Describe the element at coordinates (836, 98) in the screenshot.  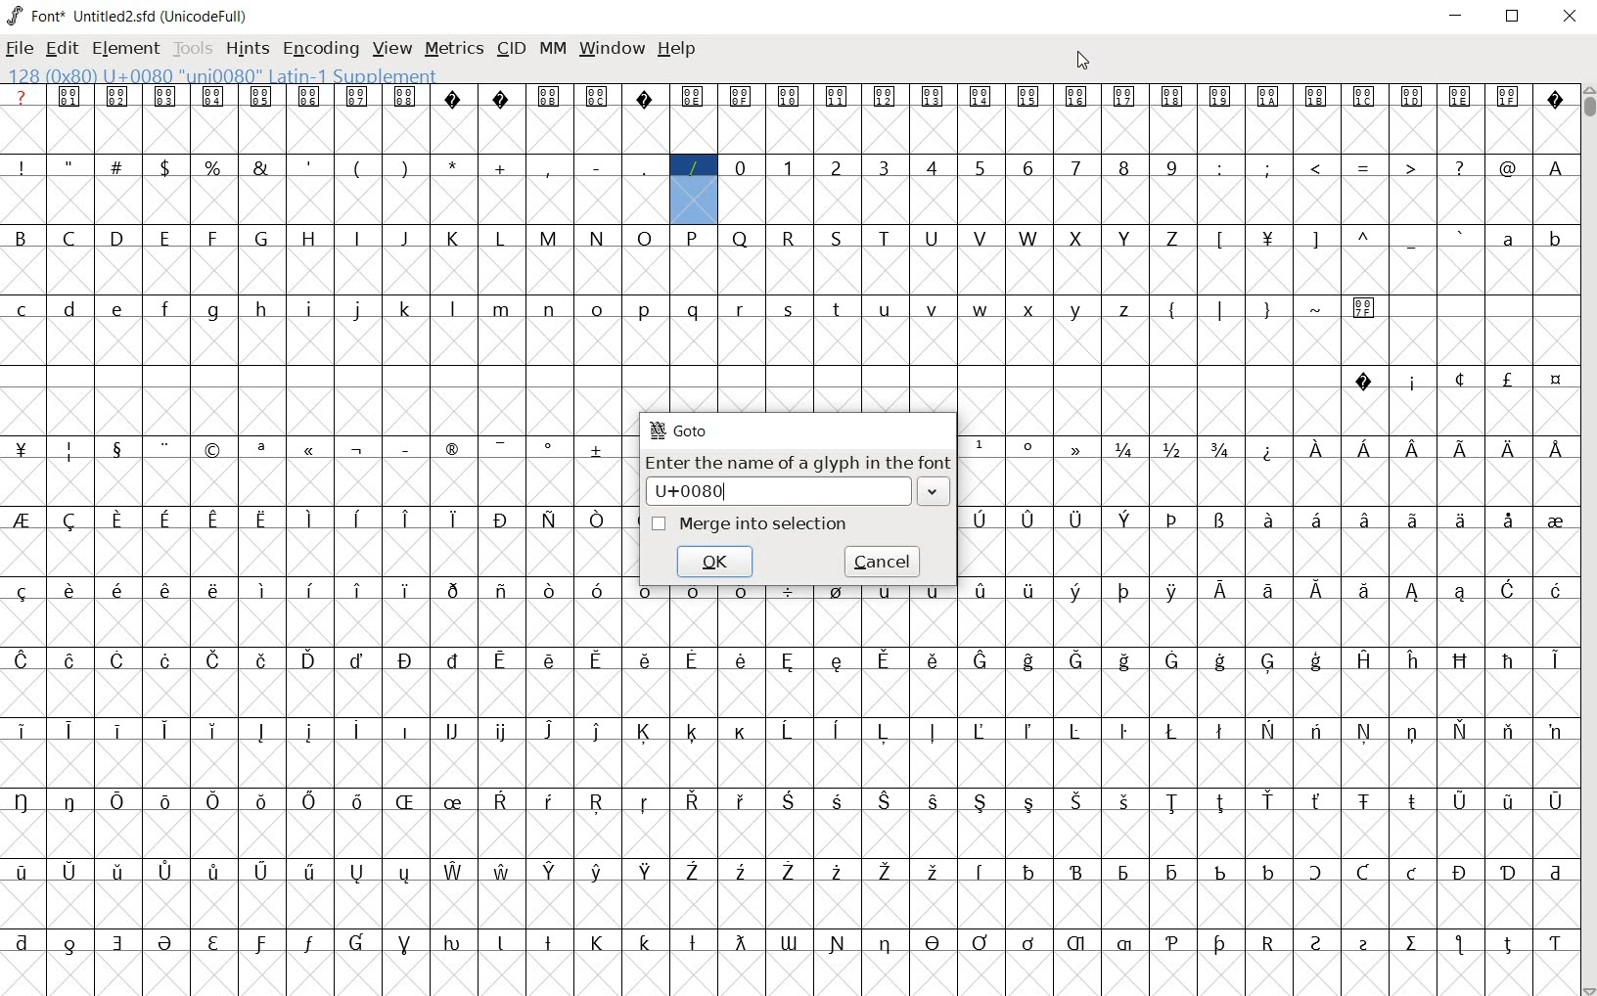
I see `glyph` at that location.